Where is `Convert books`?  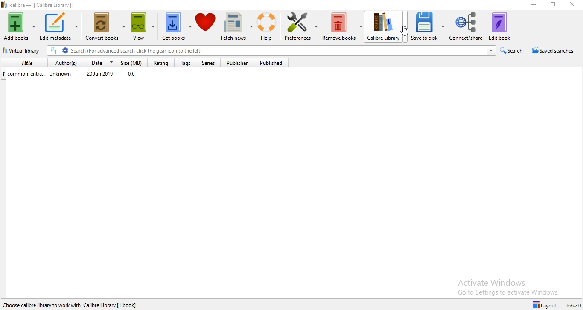 Convert books is located at coordinates (106, 28).